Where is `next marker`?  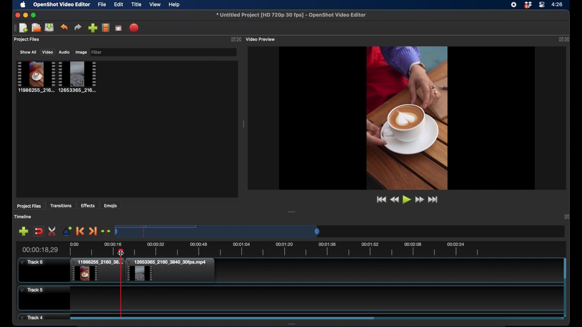
next marker is located at coordinates (93, 231).